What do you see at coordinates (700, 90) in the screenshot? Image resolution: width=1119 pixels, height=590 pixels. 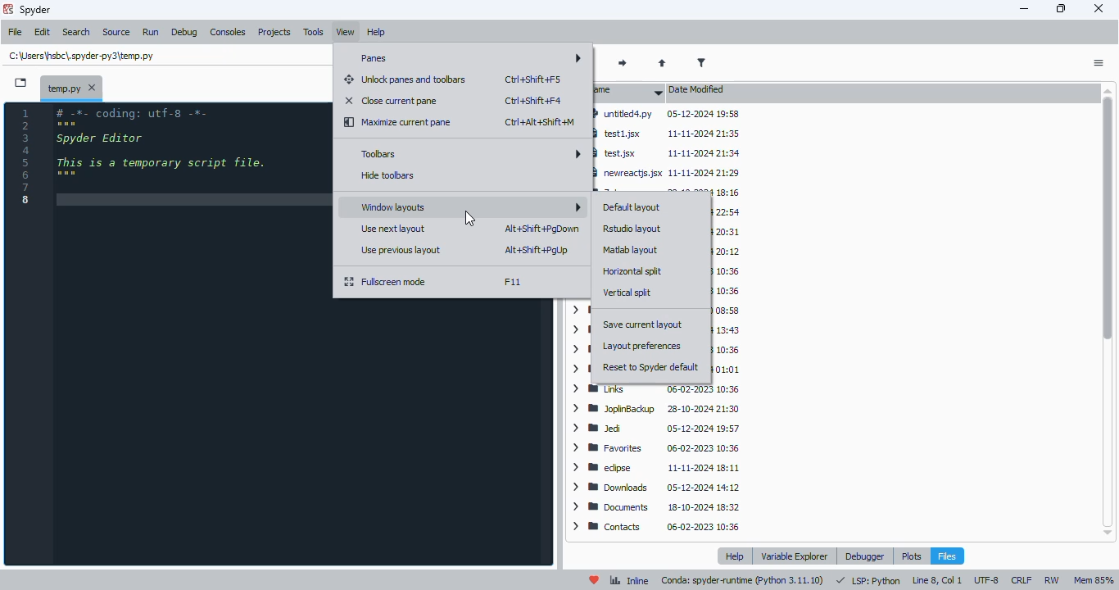 I see `date modified` at bounding box center [700, 90].